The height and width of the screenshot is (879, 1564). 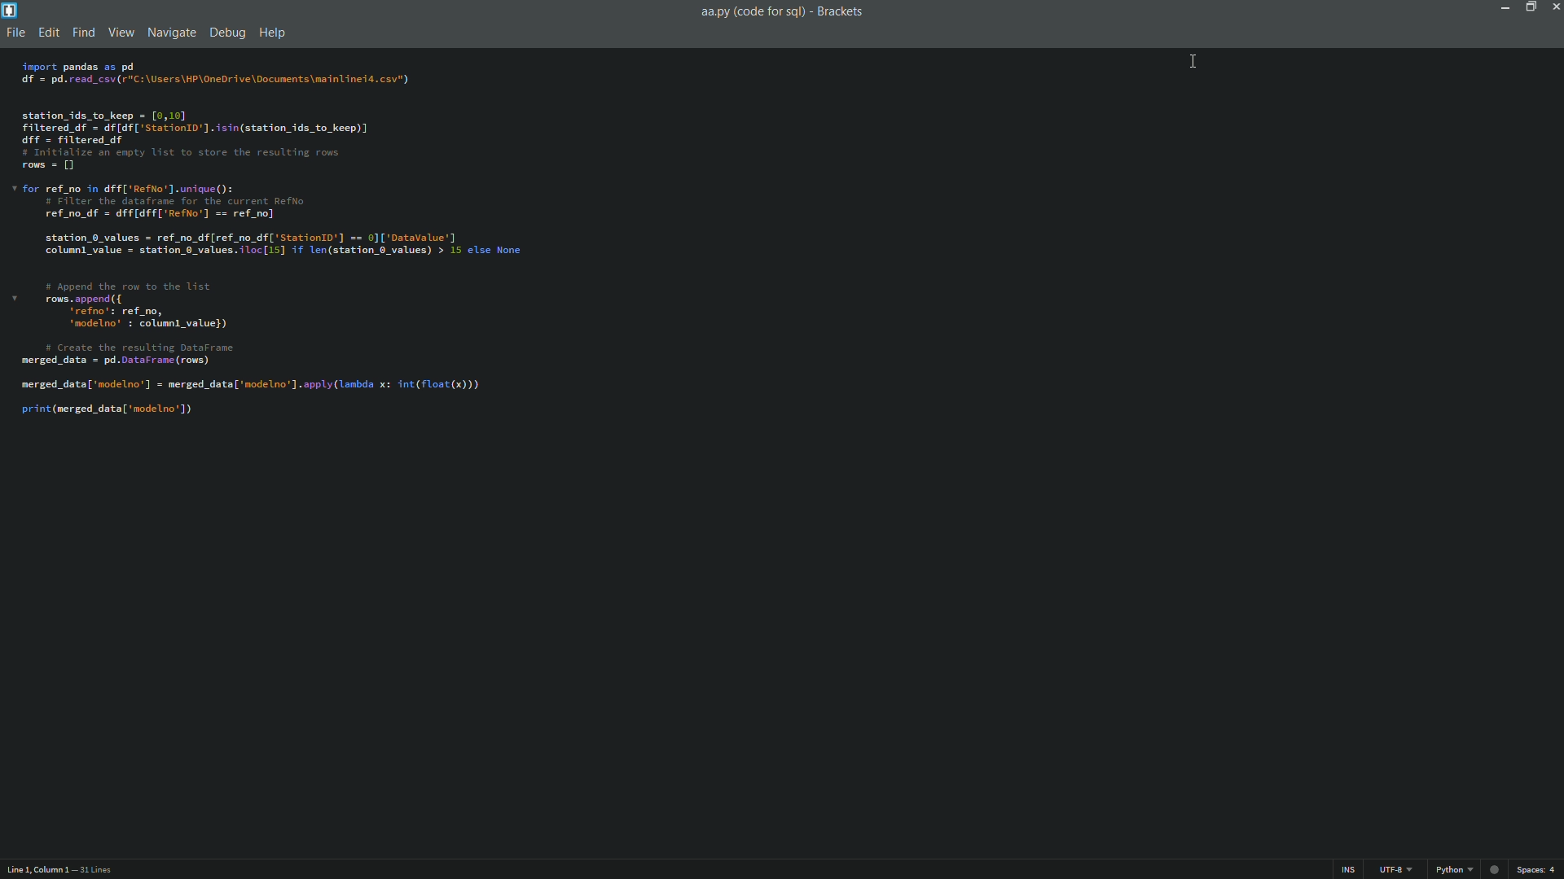 What do you see at coordinates (1455, 869) in the screenshot?
I see `python` at bounding box center [1455, 869].